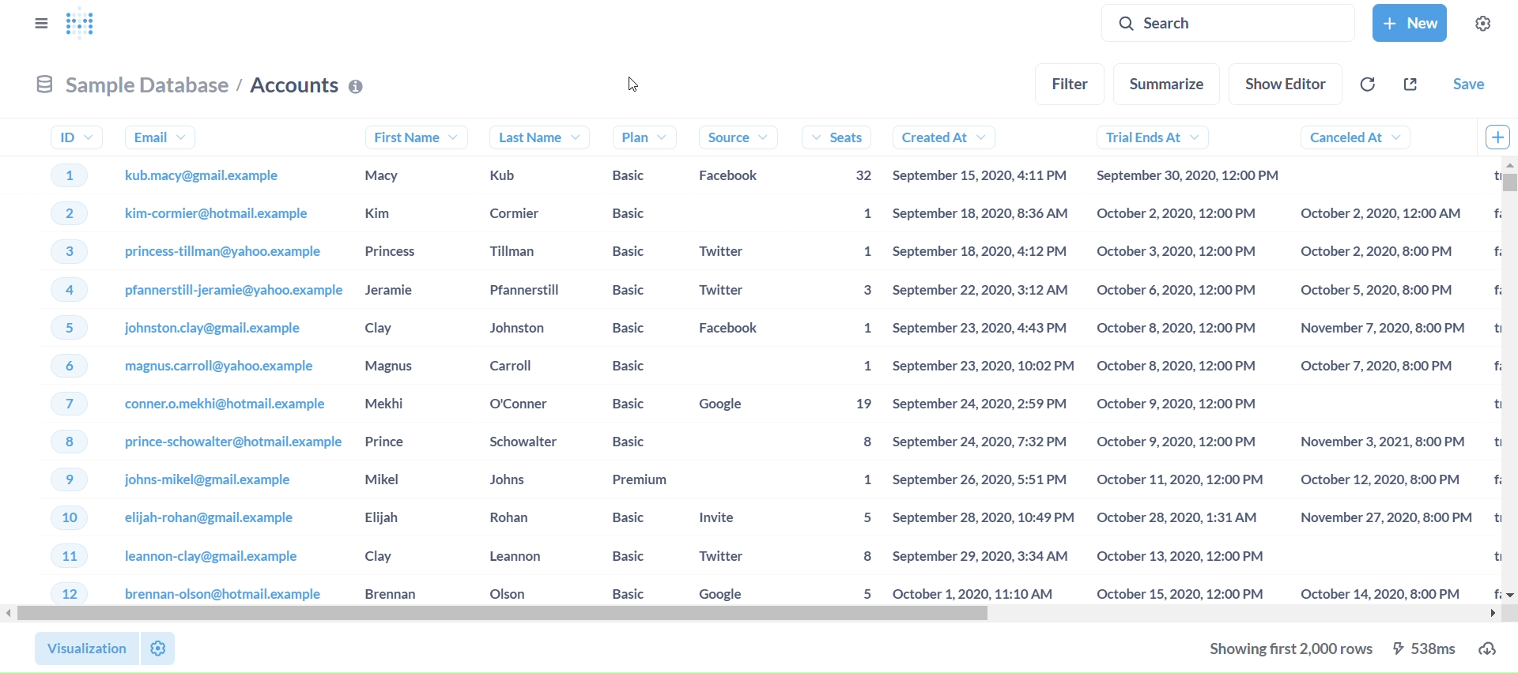 This screenshot has width=1518, height=673. Describe the element at coordinates (837, 361) in the screenshot. I see `seats` at that location.